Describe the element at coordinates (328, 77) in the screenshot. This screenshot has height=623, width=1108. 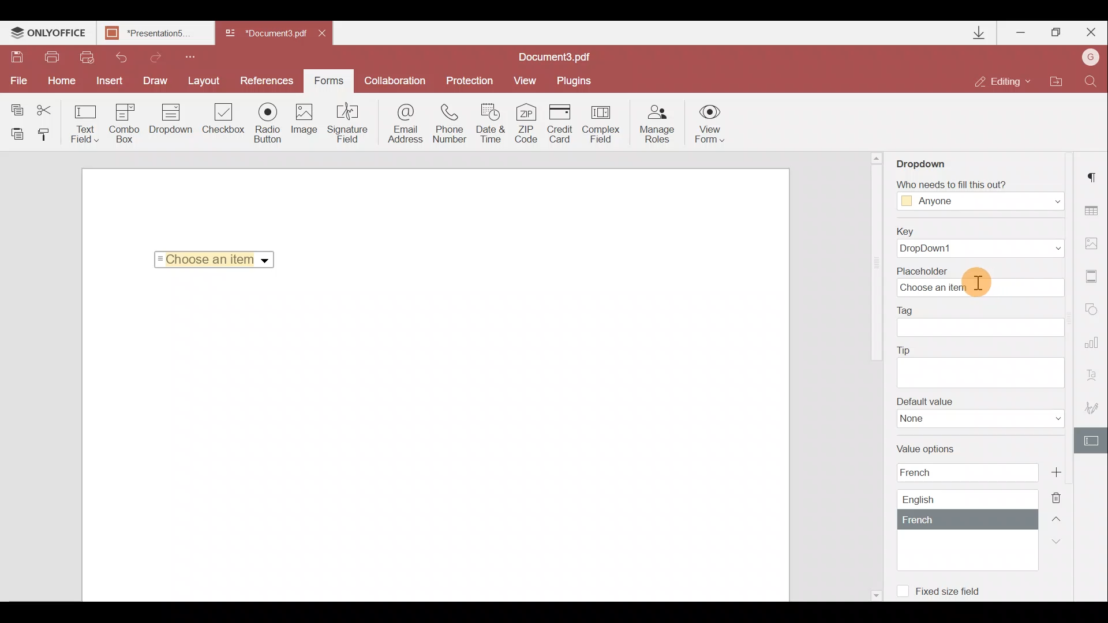
I see `Forms` at that location.